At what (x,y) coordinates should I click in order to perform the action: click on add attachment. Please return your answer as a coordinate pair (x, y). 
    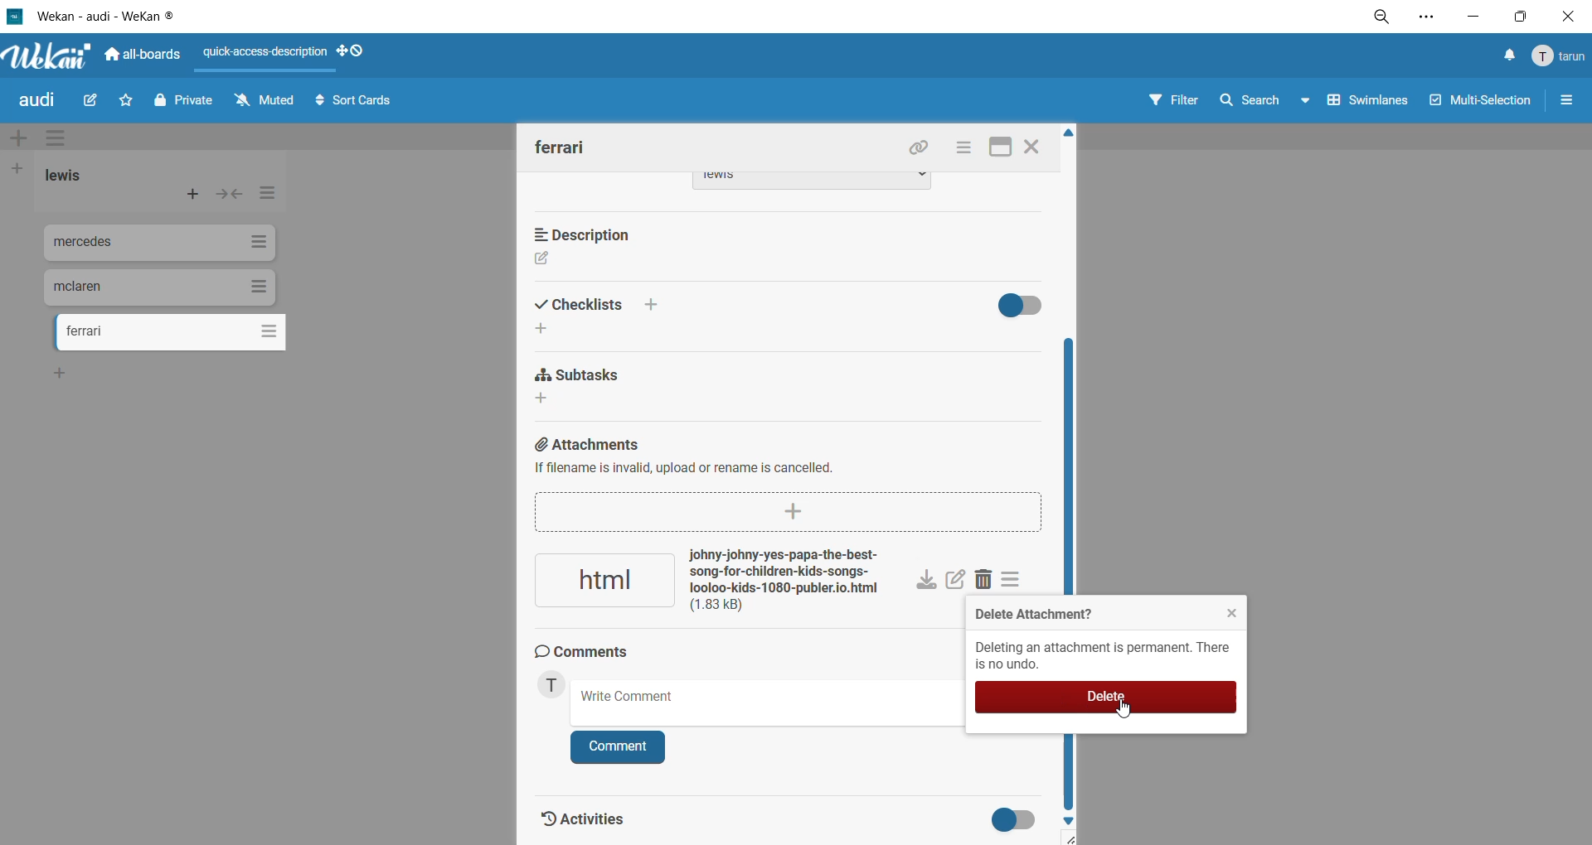
    Looking at the image, I should click on (787, 512).